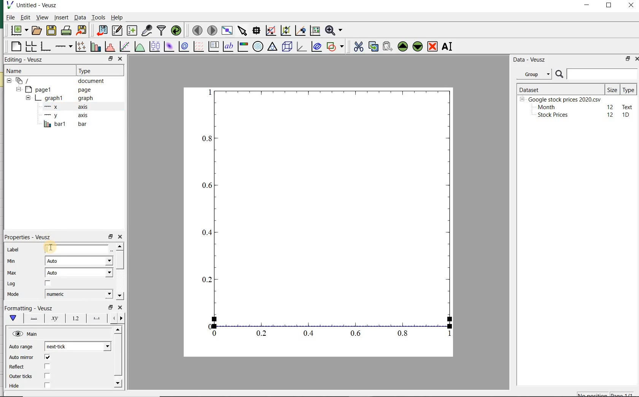 The height and width of the screenshot is (397, 639). What do you see at coordinates (626, 59) in the screenshot?
I see `restore` at bounding box center [626, 59].